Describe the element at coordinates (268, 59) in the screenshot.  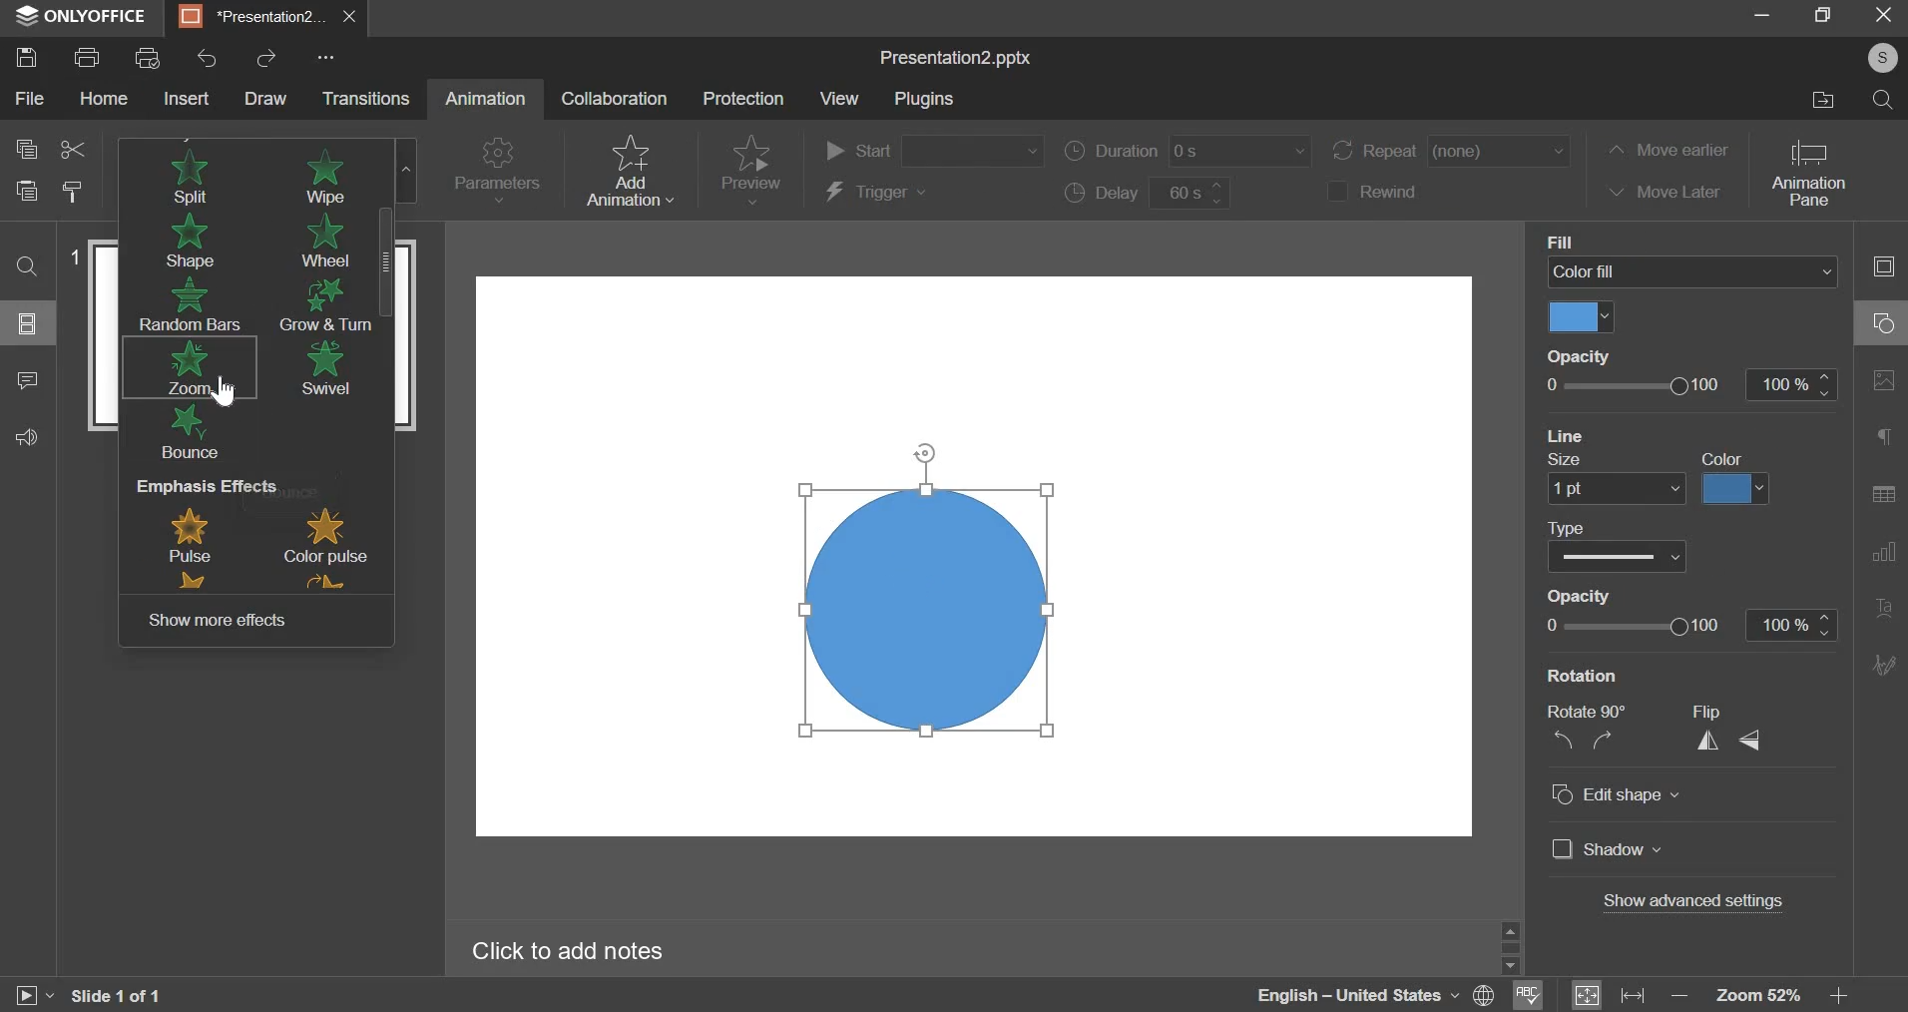
I see `redo` at that location.